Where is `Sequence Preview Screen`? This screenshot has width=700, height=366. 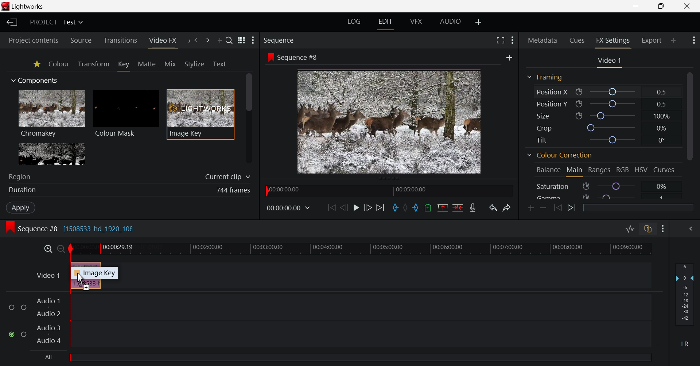
Sequence Preview Screen is located at coordinates (389, 121).